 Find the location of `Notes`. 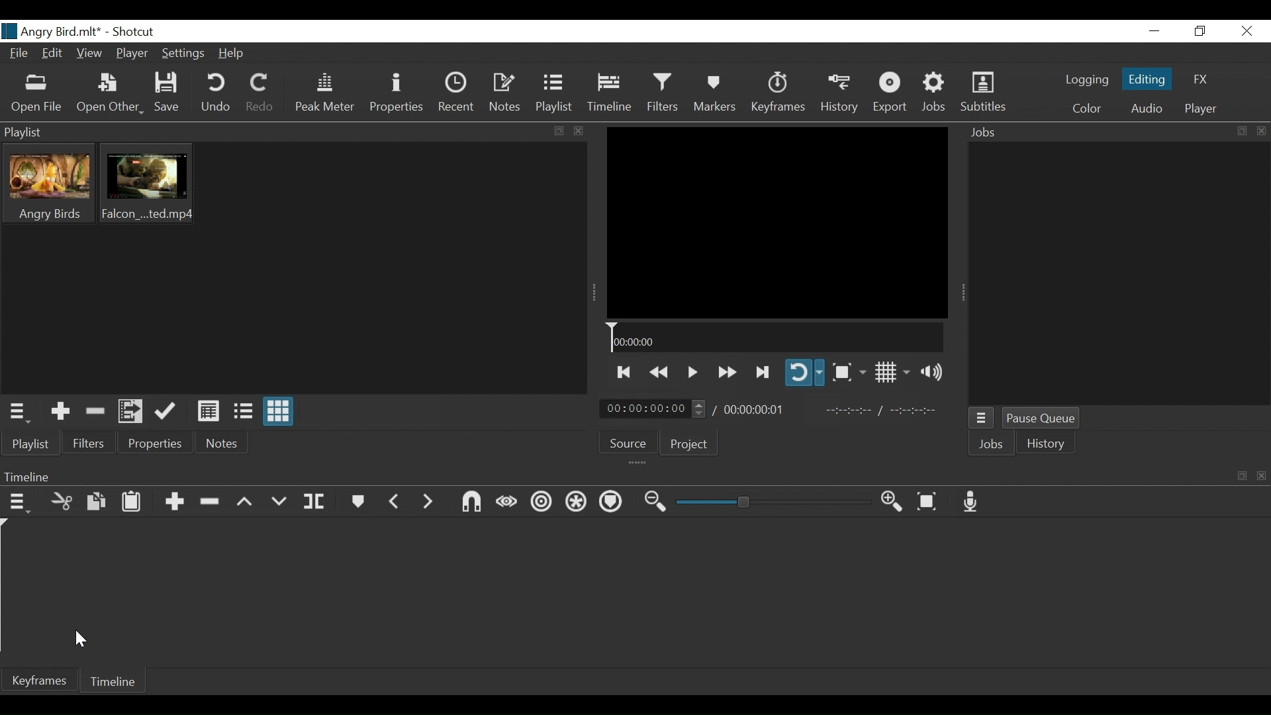

Notes is located at coordinates (223, 444).